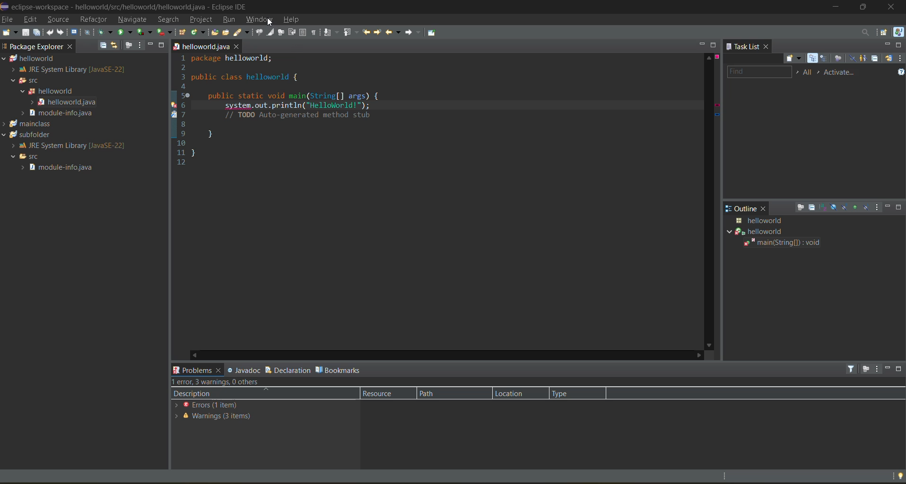 Image resolution: width=906 pixels, height=484 pixels. I want to click on show only my tasks, so click(865, 59).